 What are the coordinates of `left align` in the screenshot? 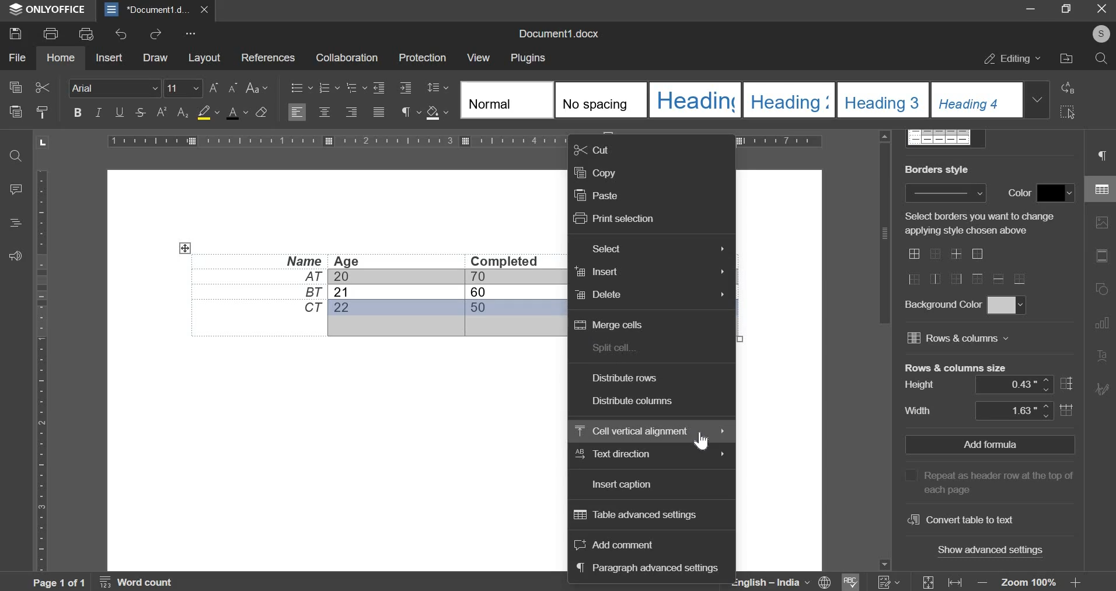 It's located at (297, 113).